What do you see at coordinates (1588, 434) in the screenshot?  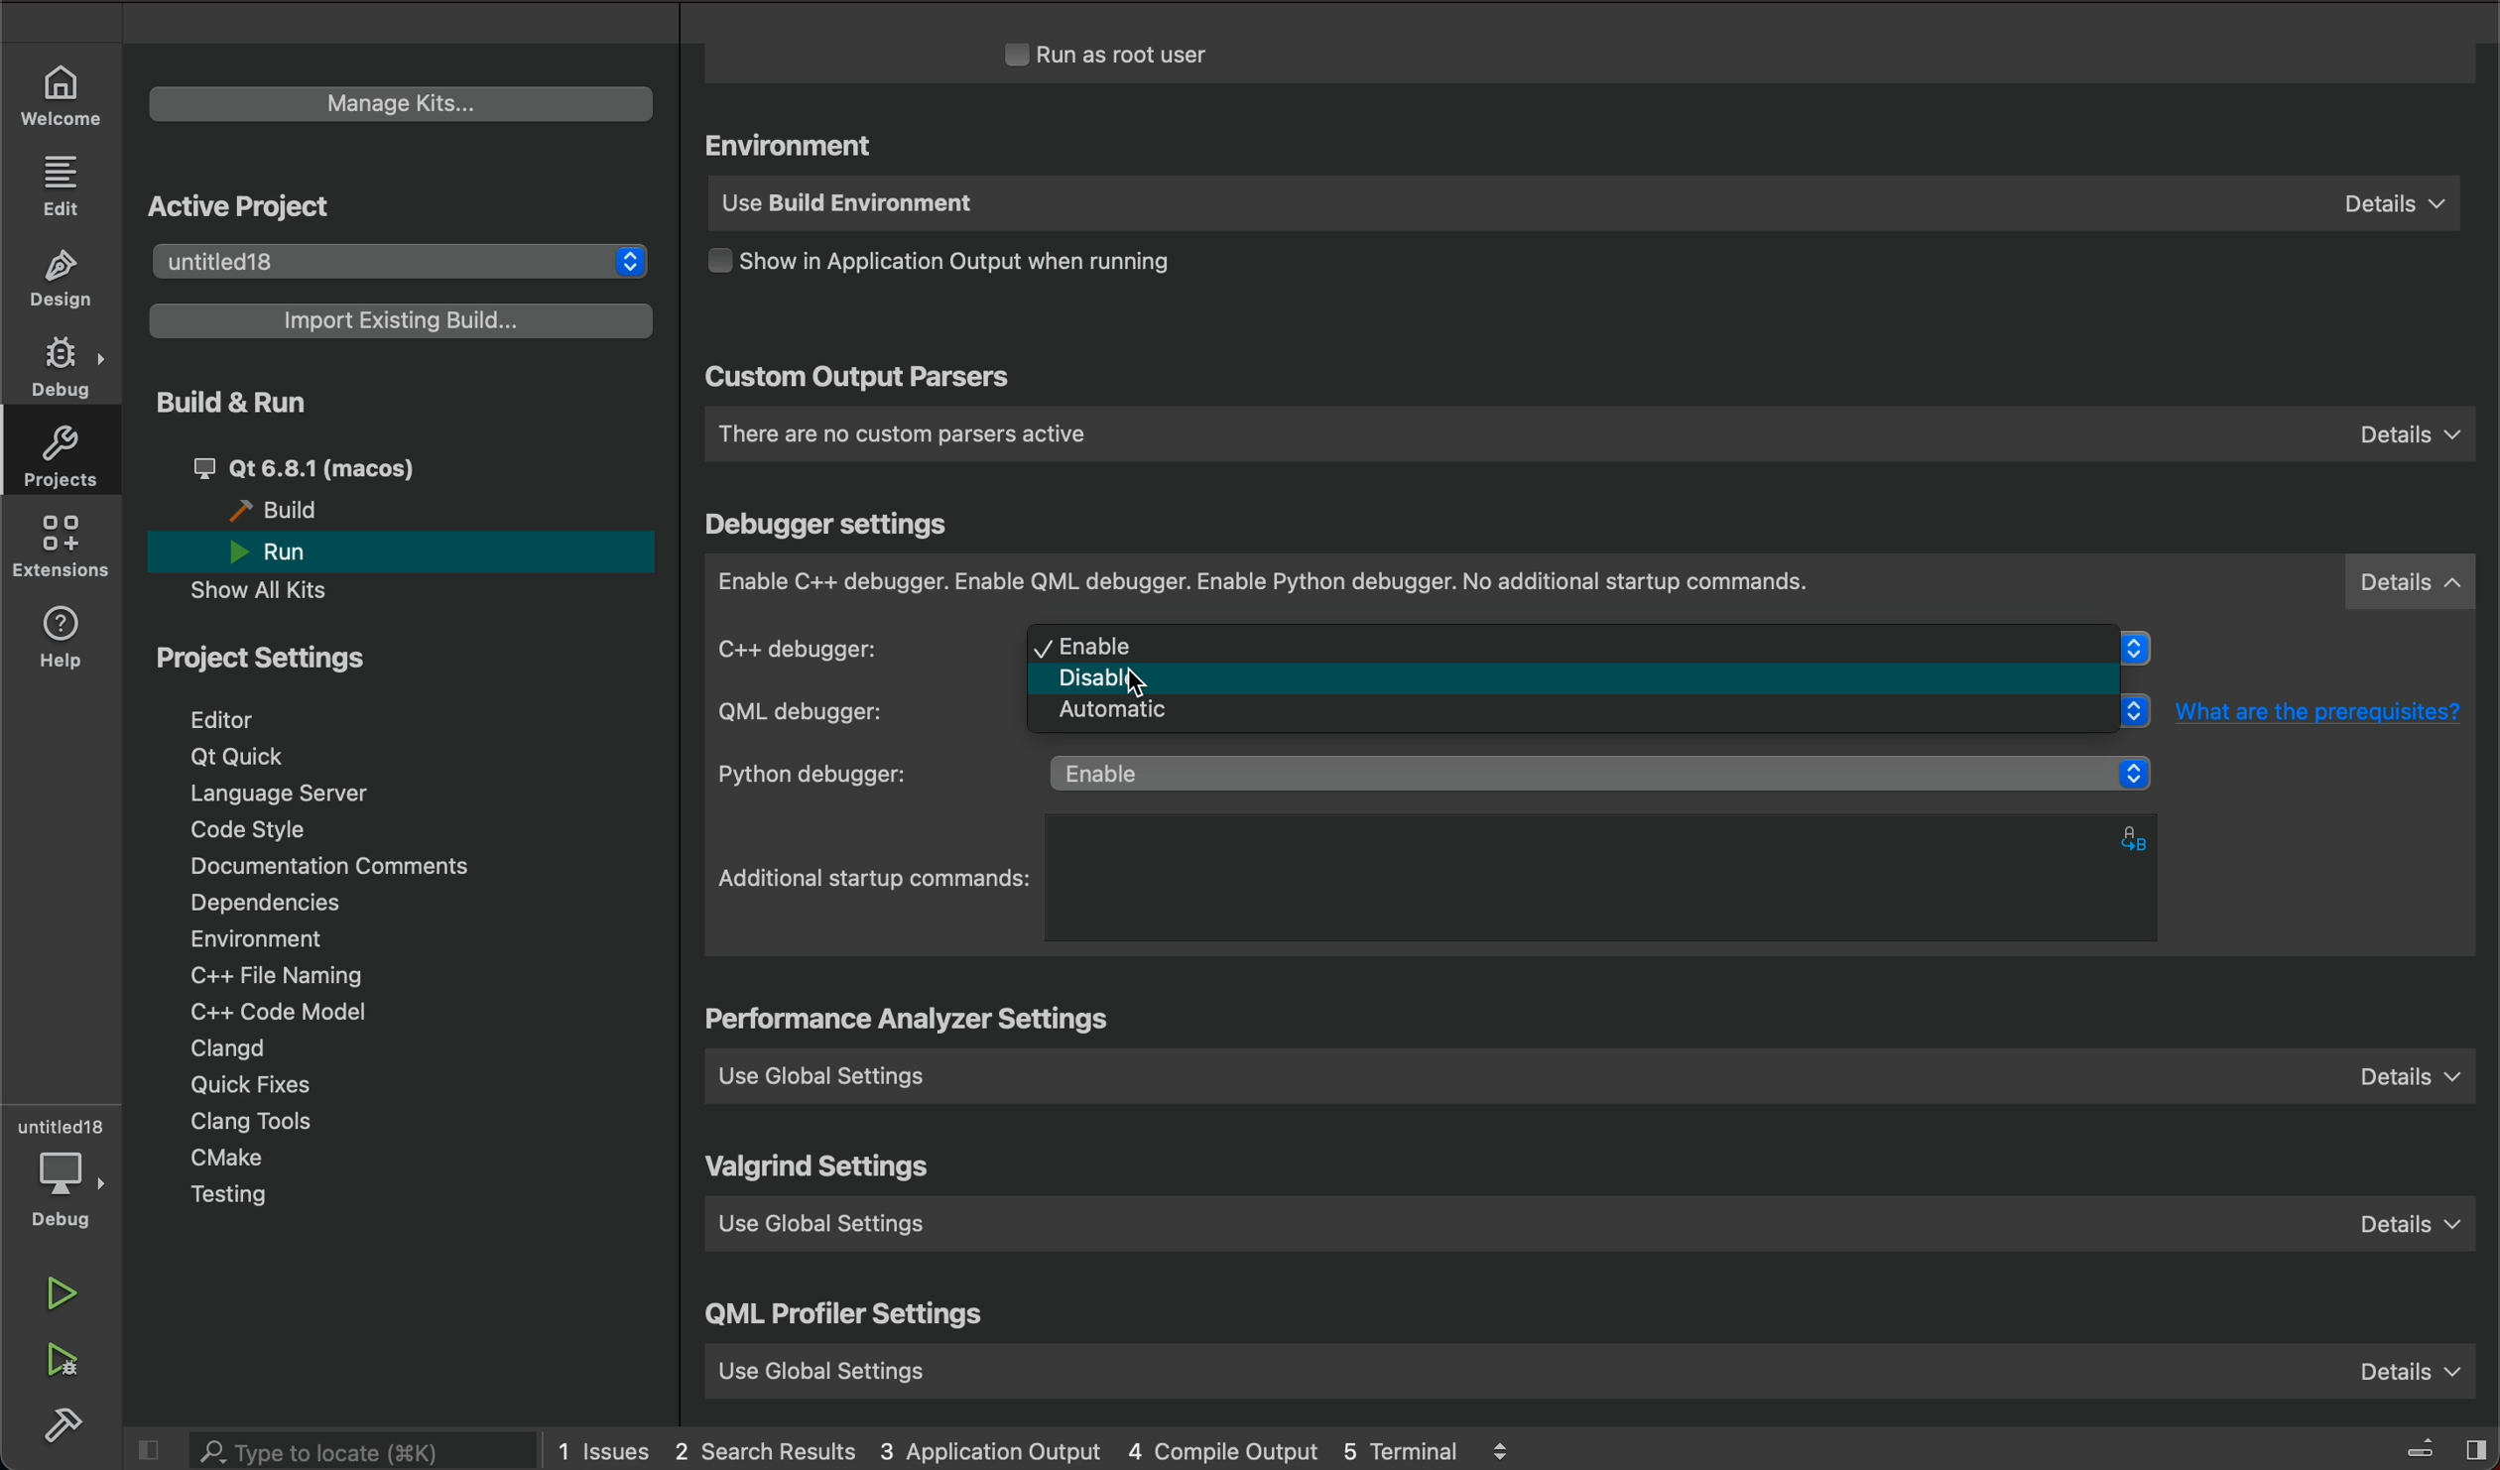 I see `custom parsers` at bounding box center [1588, 434].